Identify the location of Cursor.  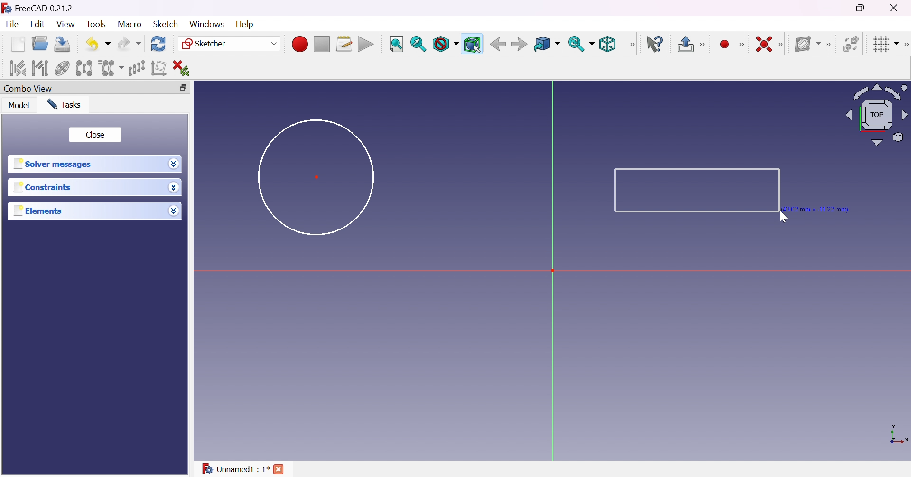
(785, 219).